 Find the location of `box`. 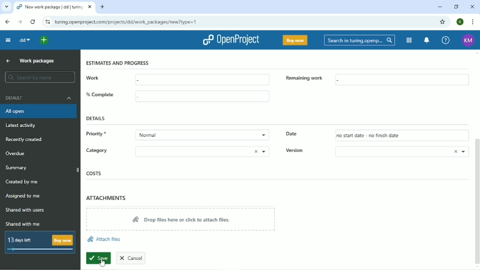

box is located at coordinates (204, 80).